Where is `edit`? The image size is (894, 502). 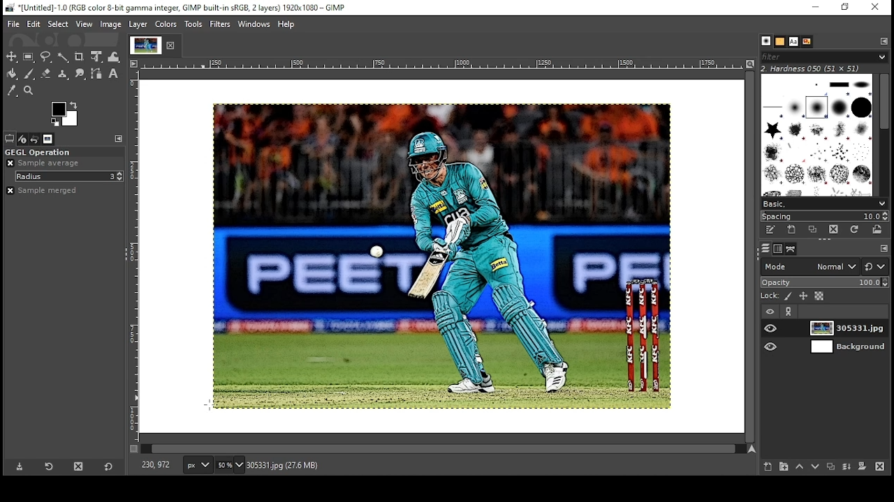
edit is located at coordinates (35, 24).